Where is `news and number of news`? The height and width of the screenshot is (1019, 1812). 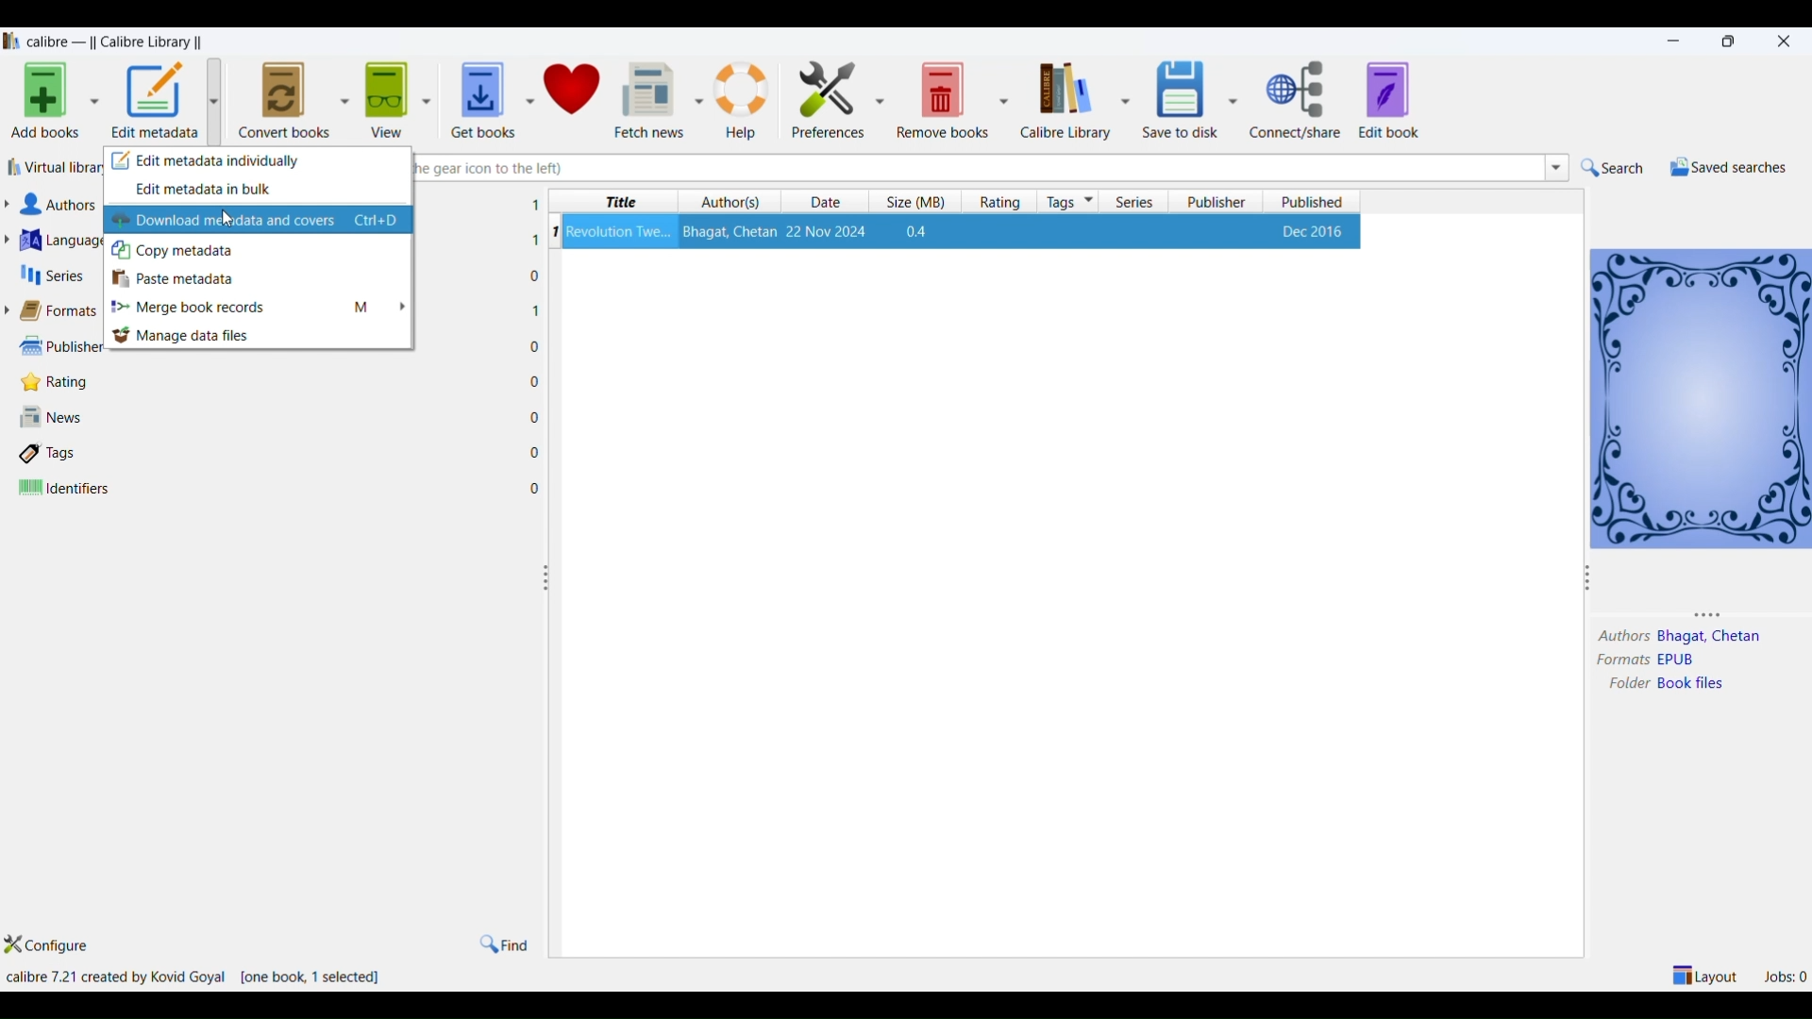 news and number of news is located at coordinates (58, 419).